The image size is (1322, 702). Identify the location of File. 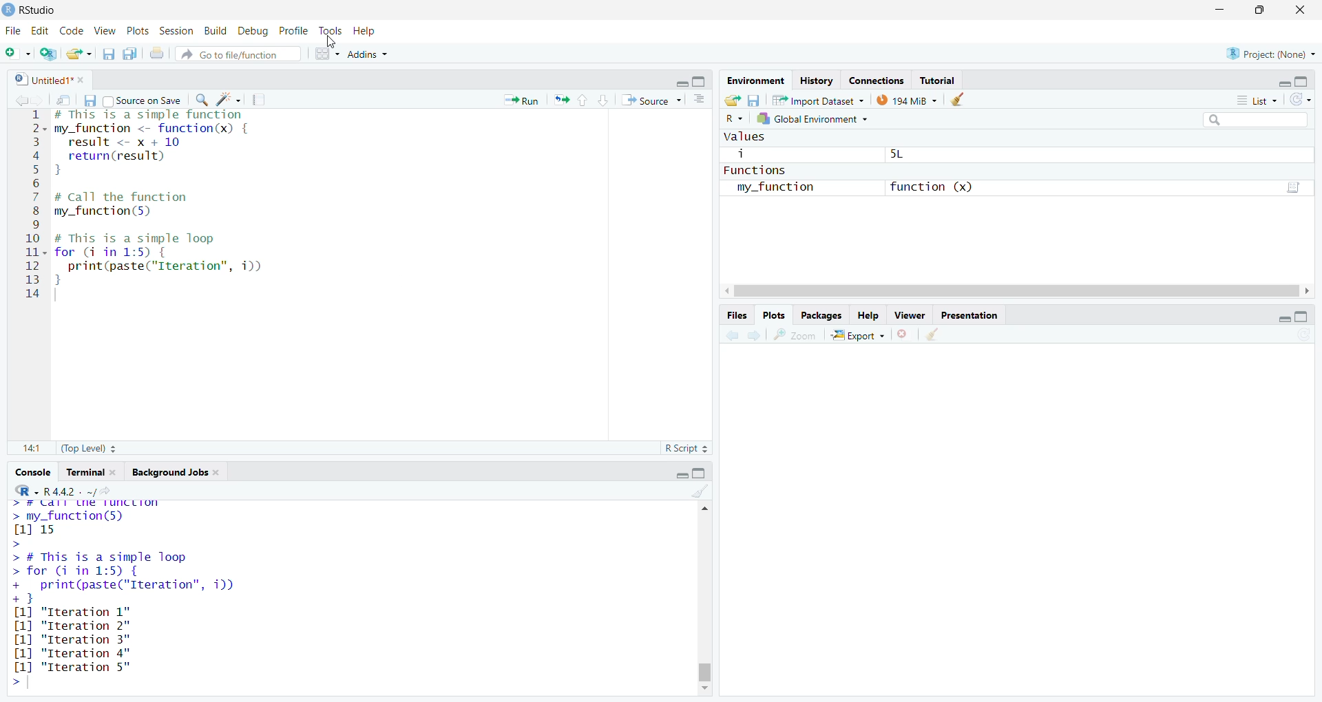
(13, 30).